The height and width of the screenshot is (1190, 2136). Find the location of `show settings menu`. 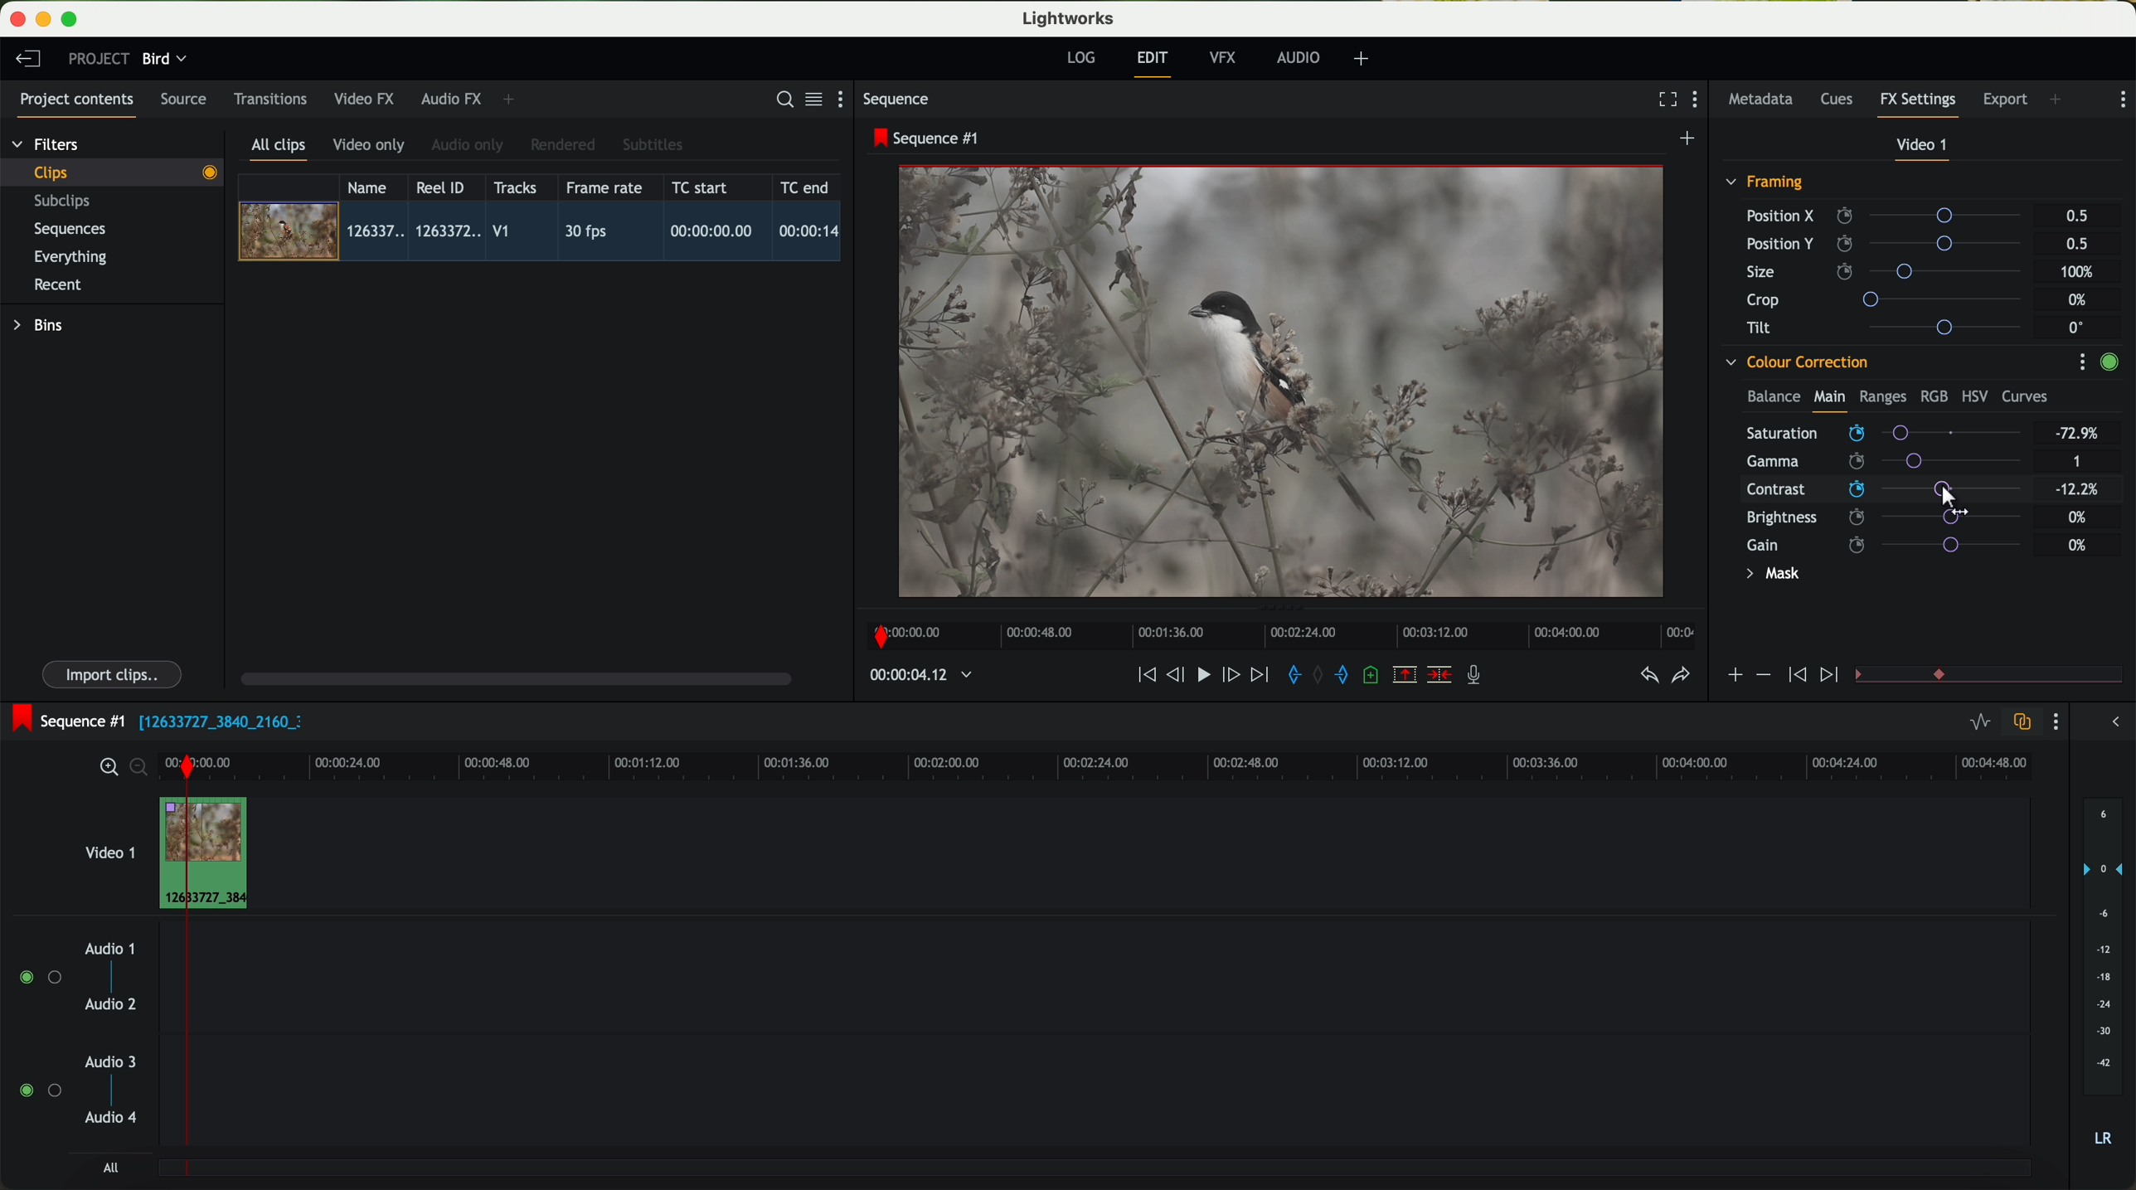

show settings menu is located at coordinates (2081, 362).